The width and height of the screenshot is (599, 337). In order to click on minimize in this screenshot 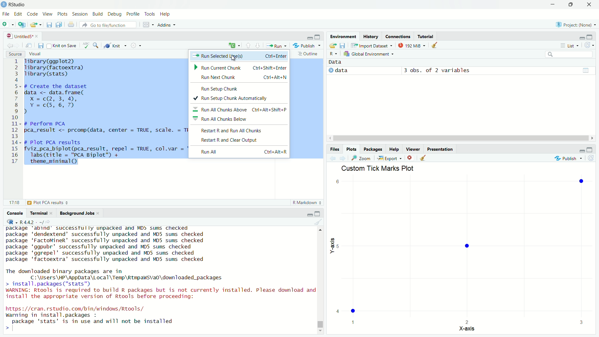, I will do `click(553, 4)`.